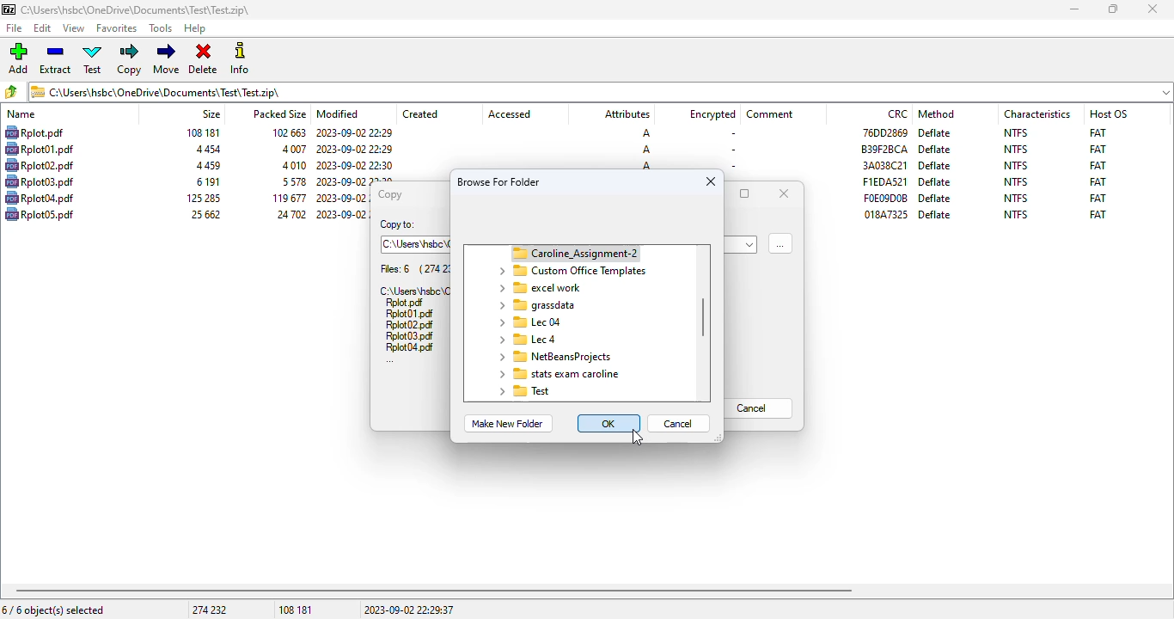 The width and height of the screenshot is (1174, 619). Describe the element at coordinates (414, 269) in the screenshot. I see `files: 6 (274 232 bytes)` at that location.